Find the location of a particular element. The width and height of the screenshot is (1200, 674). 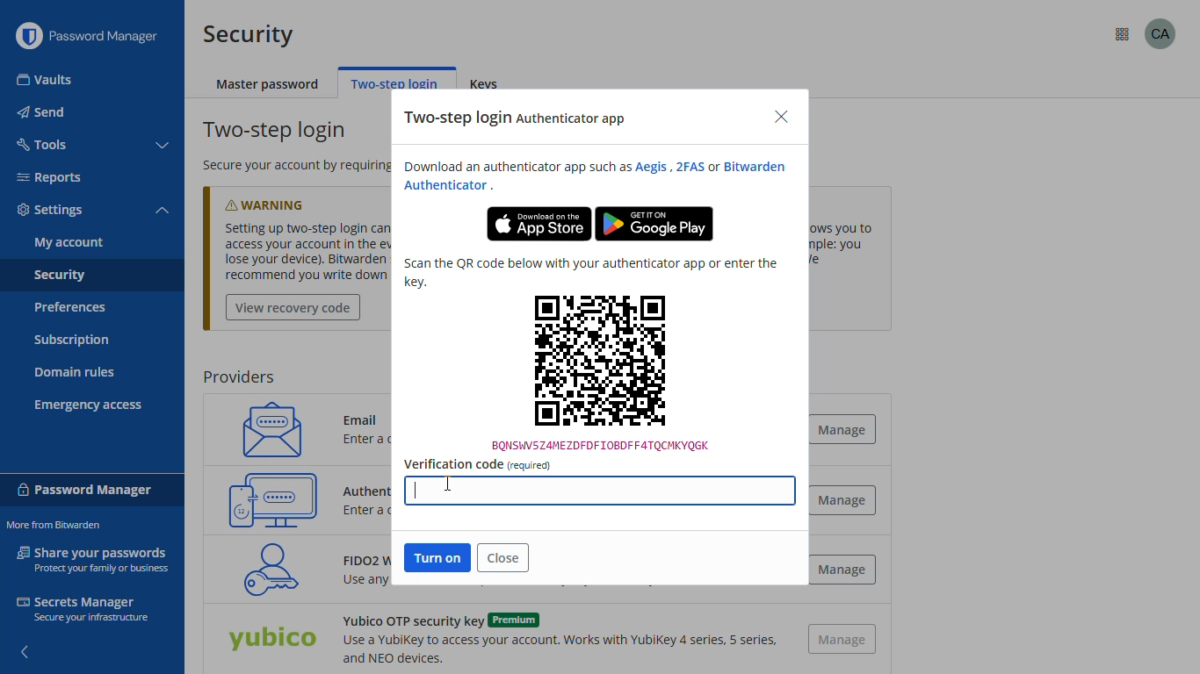

Yubico OTP security key (Premium) is located at coordinates (271, 641).